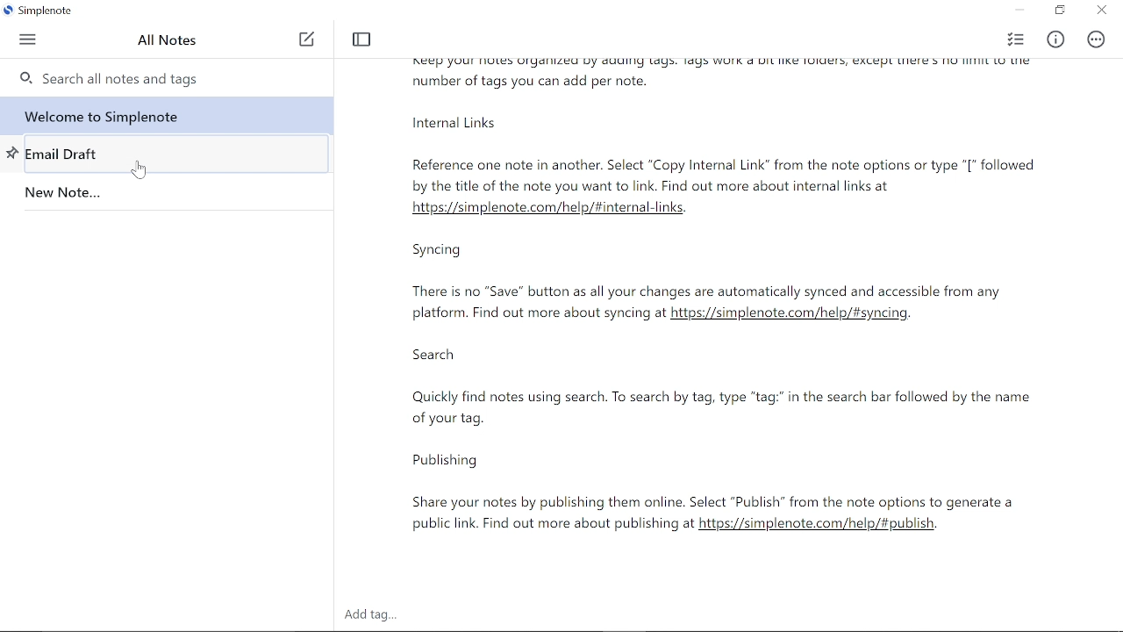 Image resolution: width=1123 pixels, height=632 pixels. What do you see at coordinates (1057, 40) in the screenshot?
I see `Info` at bounding box center [1057, 40].